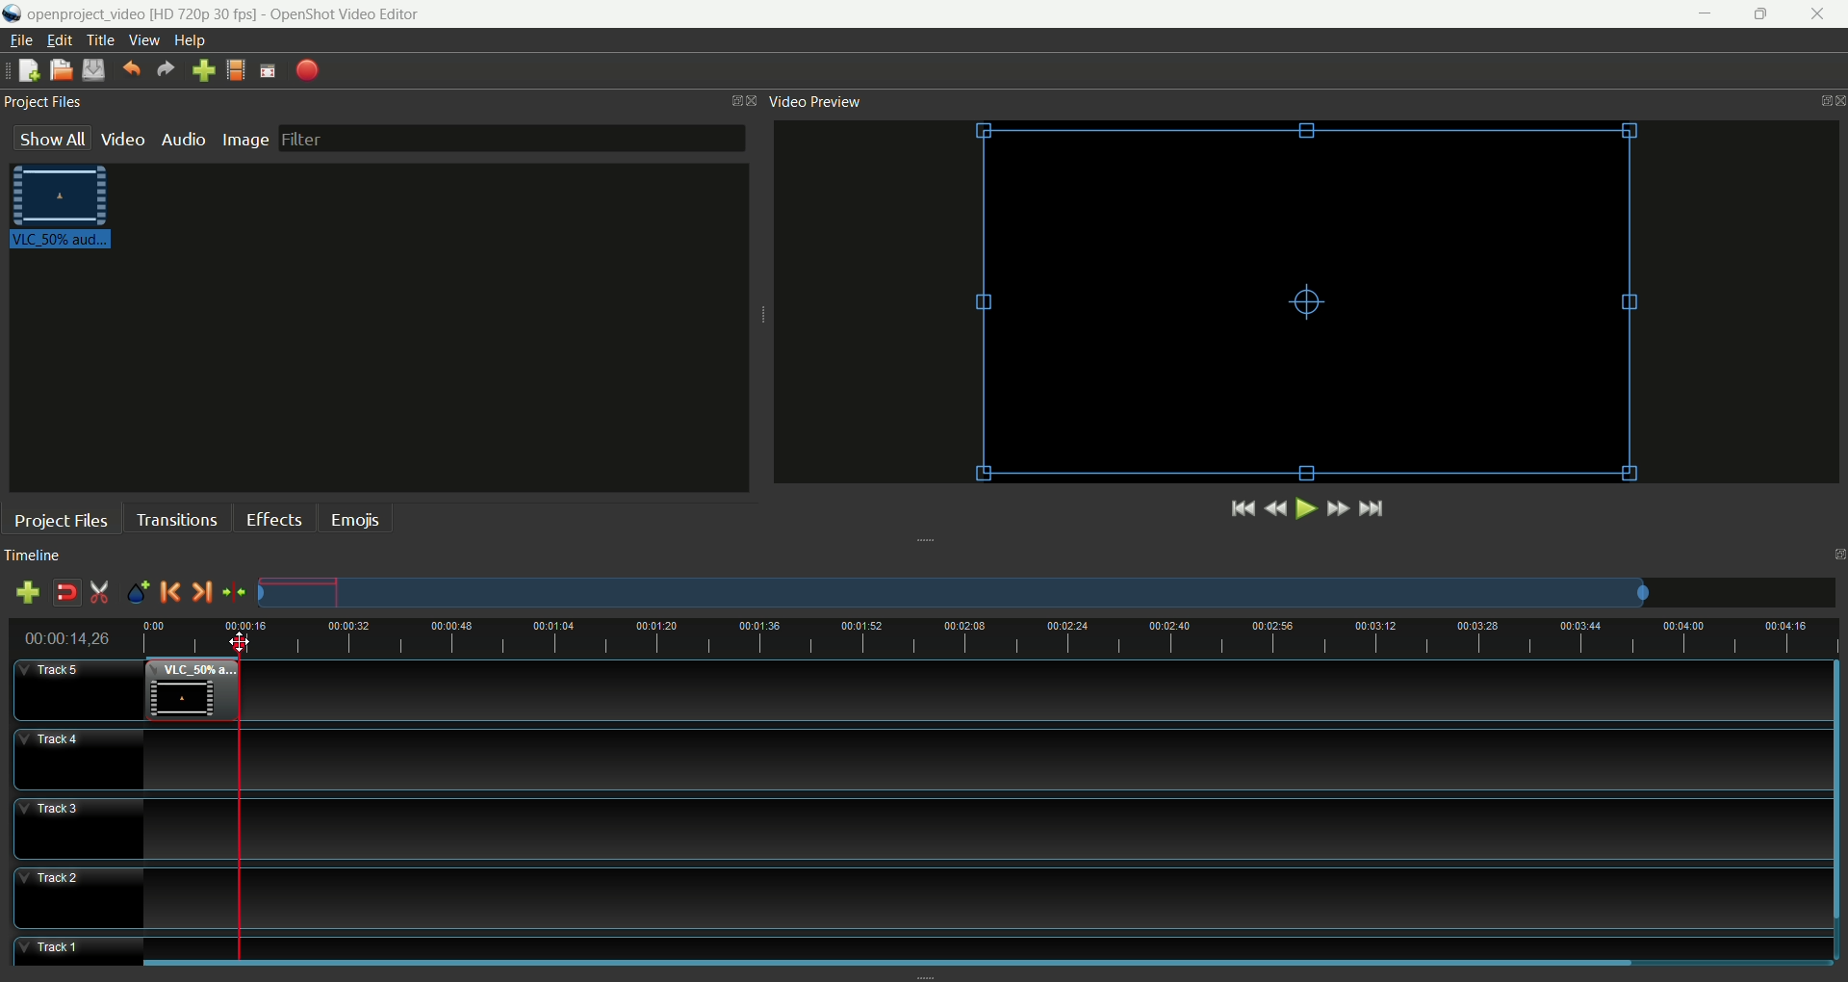 The height and width of the screenshot is (982, 1848). What do you see at coordinates (170, 592) in the screenshot?
I see `previous marker` at bounding box center [170, 592].